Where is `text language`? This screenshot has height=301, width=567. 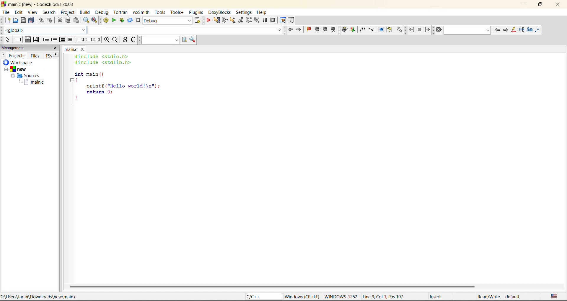 text language is located at coordinates (555, 296).